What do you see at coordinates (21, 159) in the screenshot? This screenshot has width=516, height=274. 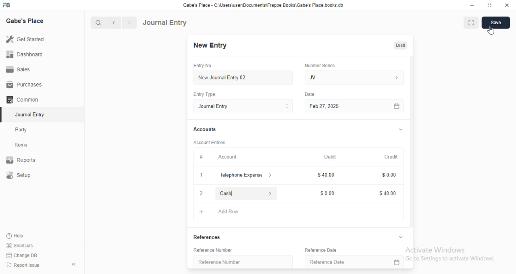 I see `Reports` at bounding box center [21, 159].